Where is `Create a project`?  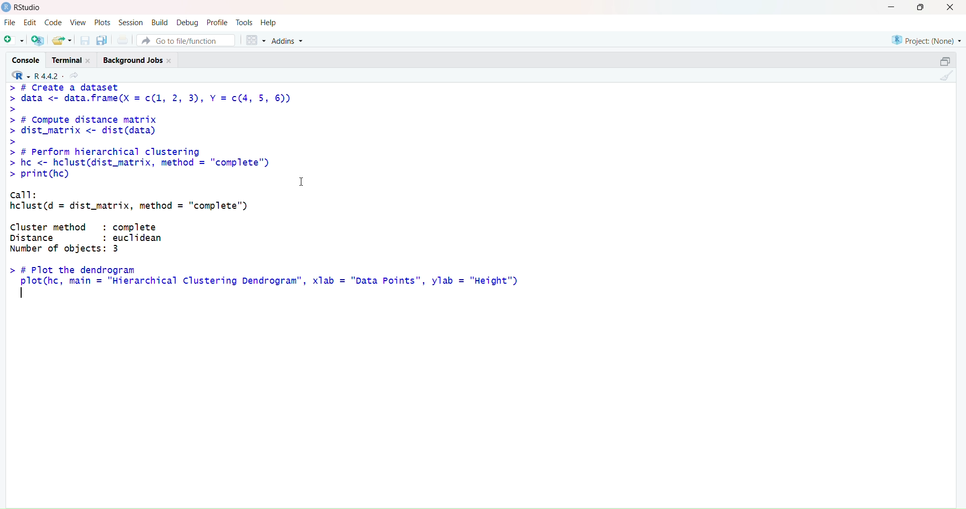 Create a project is located at coordinates (39, 39).